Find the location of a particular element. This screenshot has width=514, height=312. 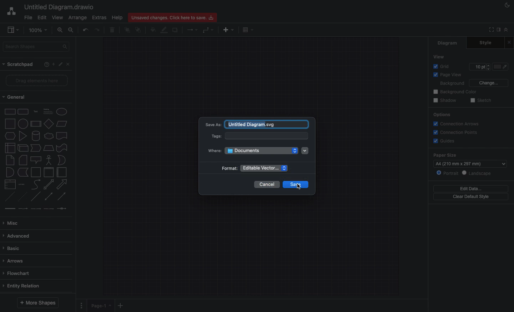

Fill color is located at coordinates (154, 30).